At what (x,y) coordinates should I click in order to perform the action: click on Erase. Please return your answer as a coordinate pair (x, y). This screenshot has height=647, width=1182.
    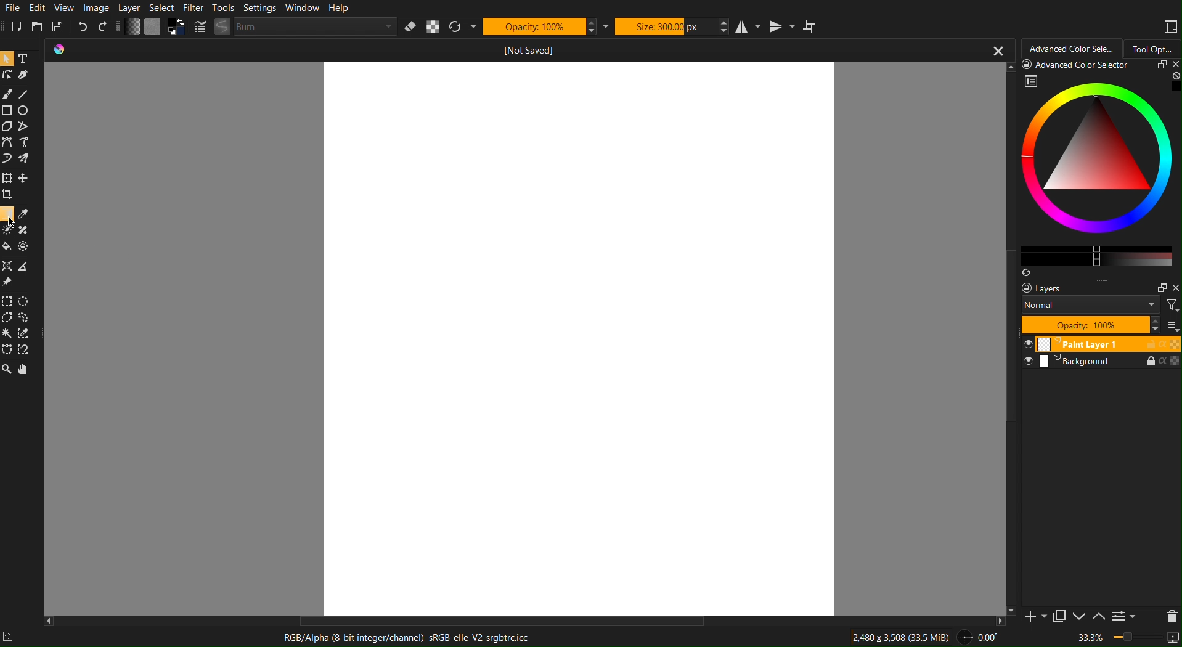
    Looking at the image, I should click on (412, 26).